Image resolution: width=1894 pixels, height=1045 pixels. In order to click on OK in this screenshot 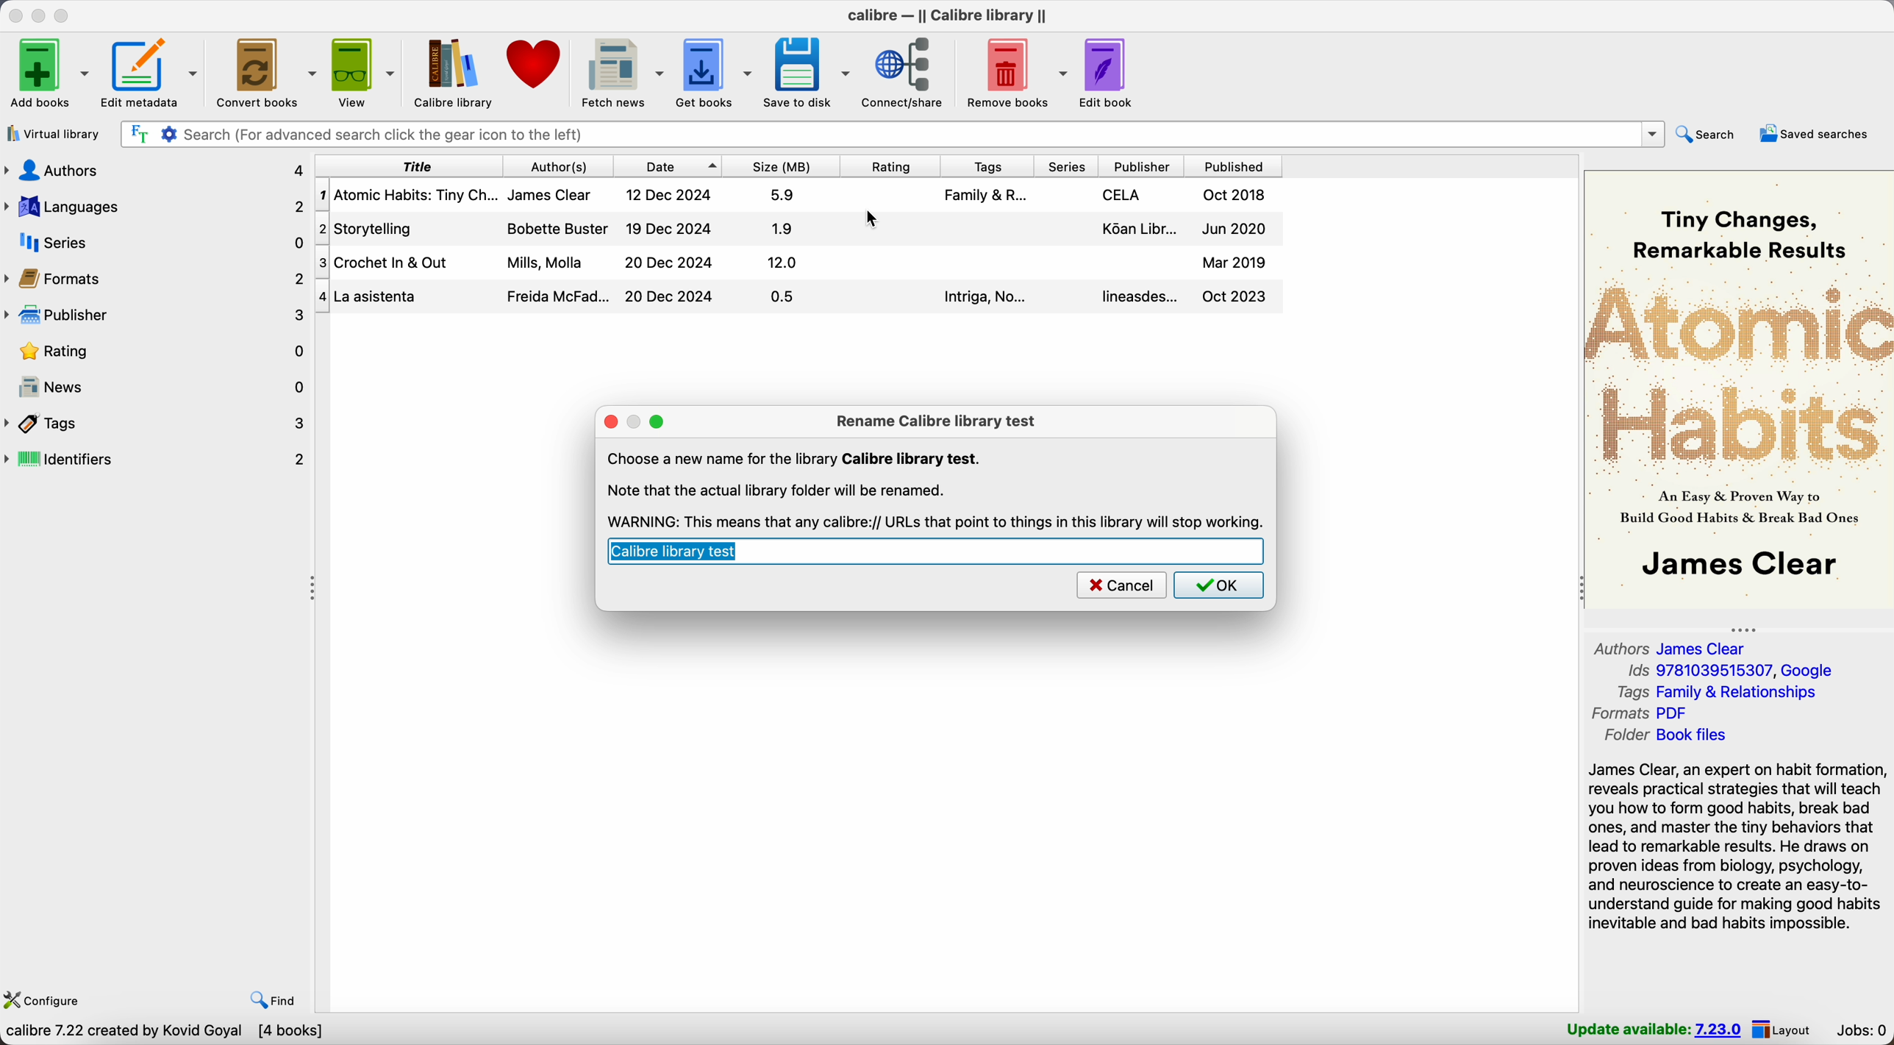, I will do `click(1218, 586)`.